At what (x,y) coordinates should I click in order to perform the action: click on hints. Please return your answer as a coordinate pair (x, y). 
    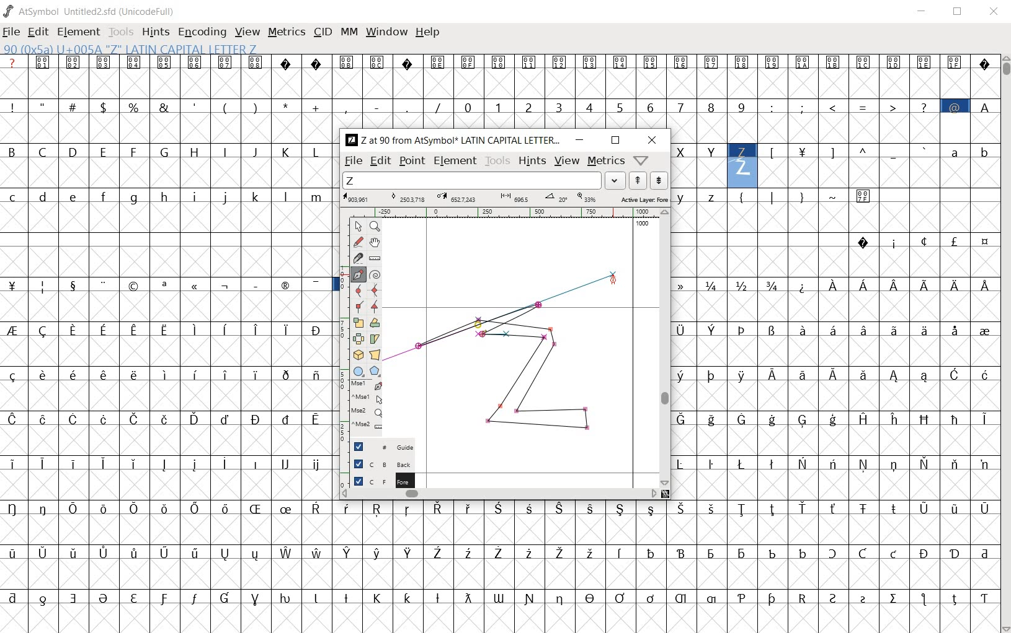
    Looking at the image, I should click on (532, 162).